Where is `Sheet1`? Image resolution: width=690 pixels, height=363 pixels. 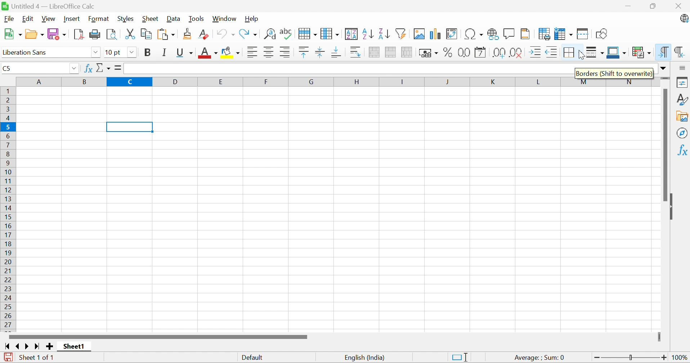 Sheet1 is located at coordinates (74, 346).